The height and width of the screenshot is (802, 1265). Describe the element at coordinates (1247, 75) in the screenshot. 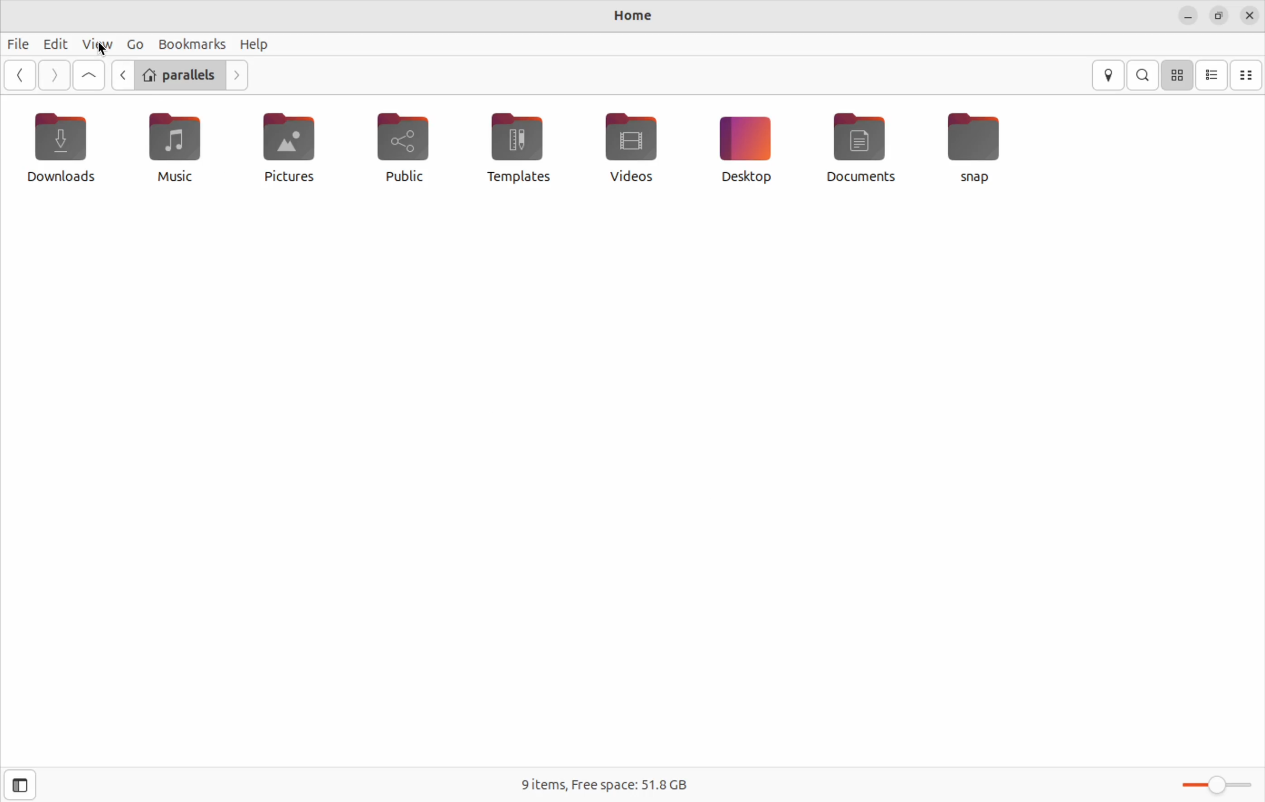

I see `compact view` at that location.